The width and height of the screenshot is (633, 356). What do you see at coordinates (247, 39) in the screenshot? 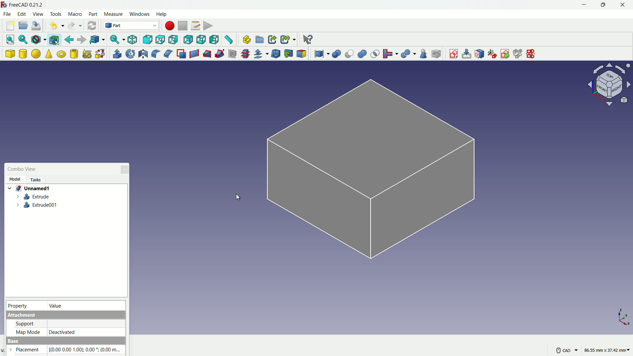
I see `create part` at bounding box center [247, 39].